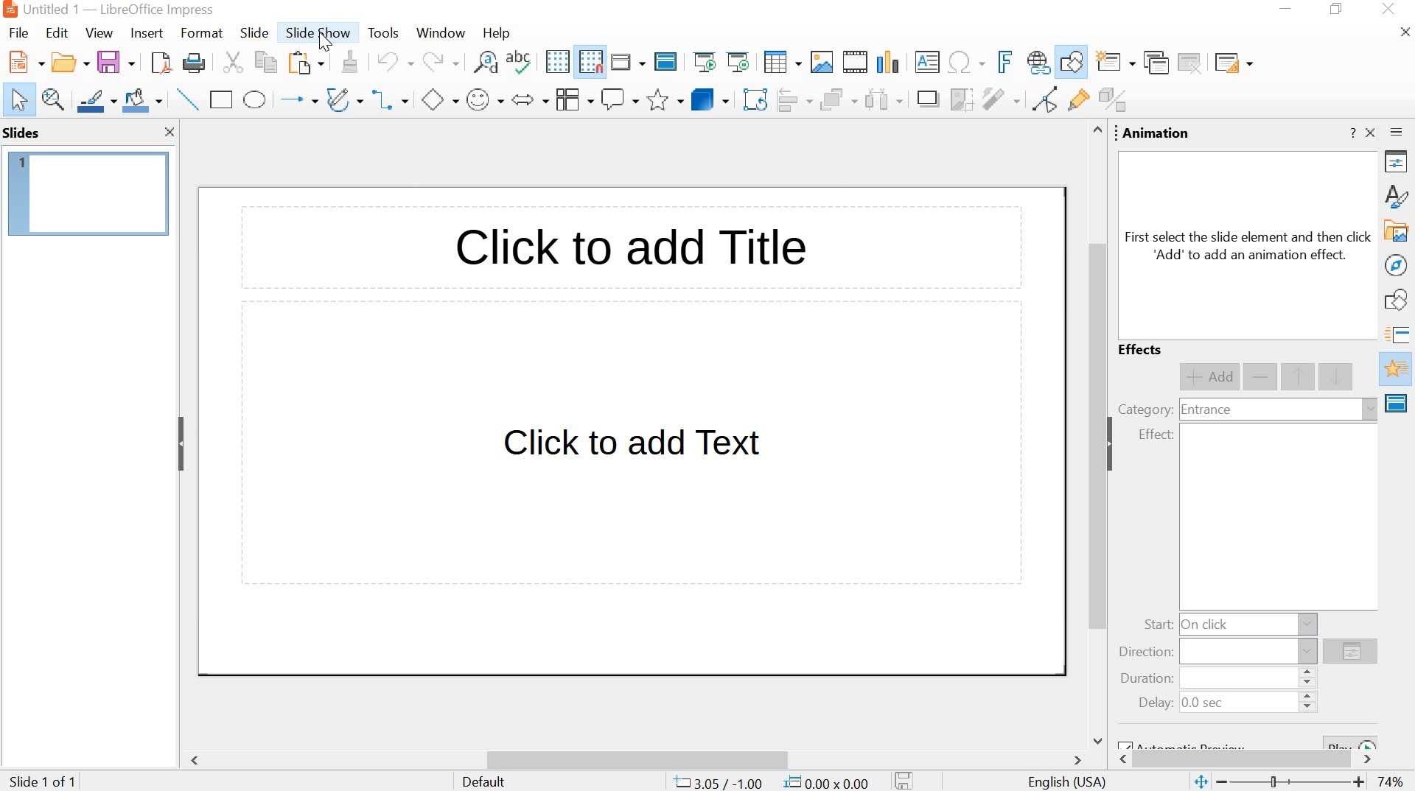 The image size is (1415, 791). What do you see at coordinates (572, 99) in the screenshot?
I see `flowchart` at bounding box center [572, 99].